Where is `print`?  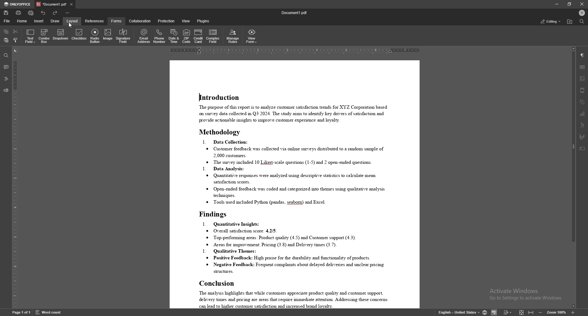 print is located at coordinates (18, 13).